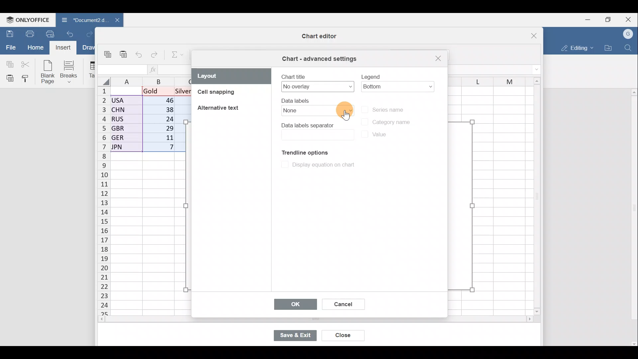  Describe the element at coordinates (398, 80) in the screenshot. I see `Legend` at that location.